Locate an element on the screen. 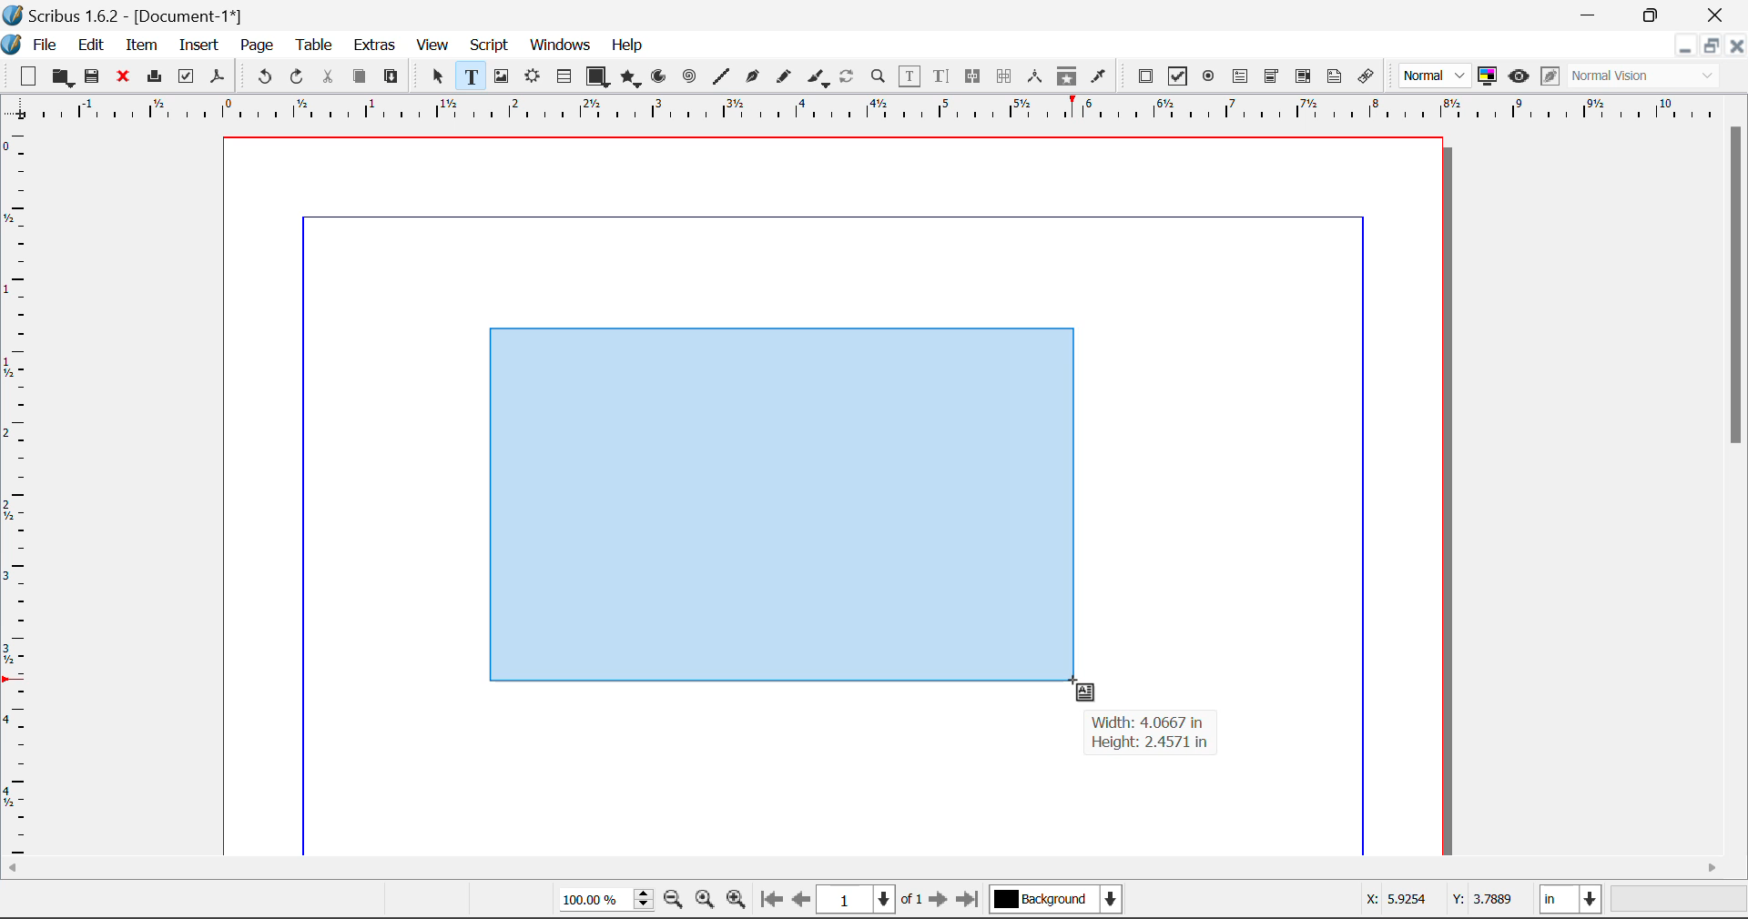 This screenshot has height=919, width=1748. Display Visual Appearance is located at coordinates (1651, 76).